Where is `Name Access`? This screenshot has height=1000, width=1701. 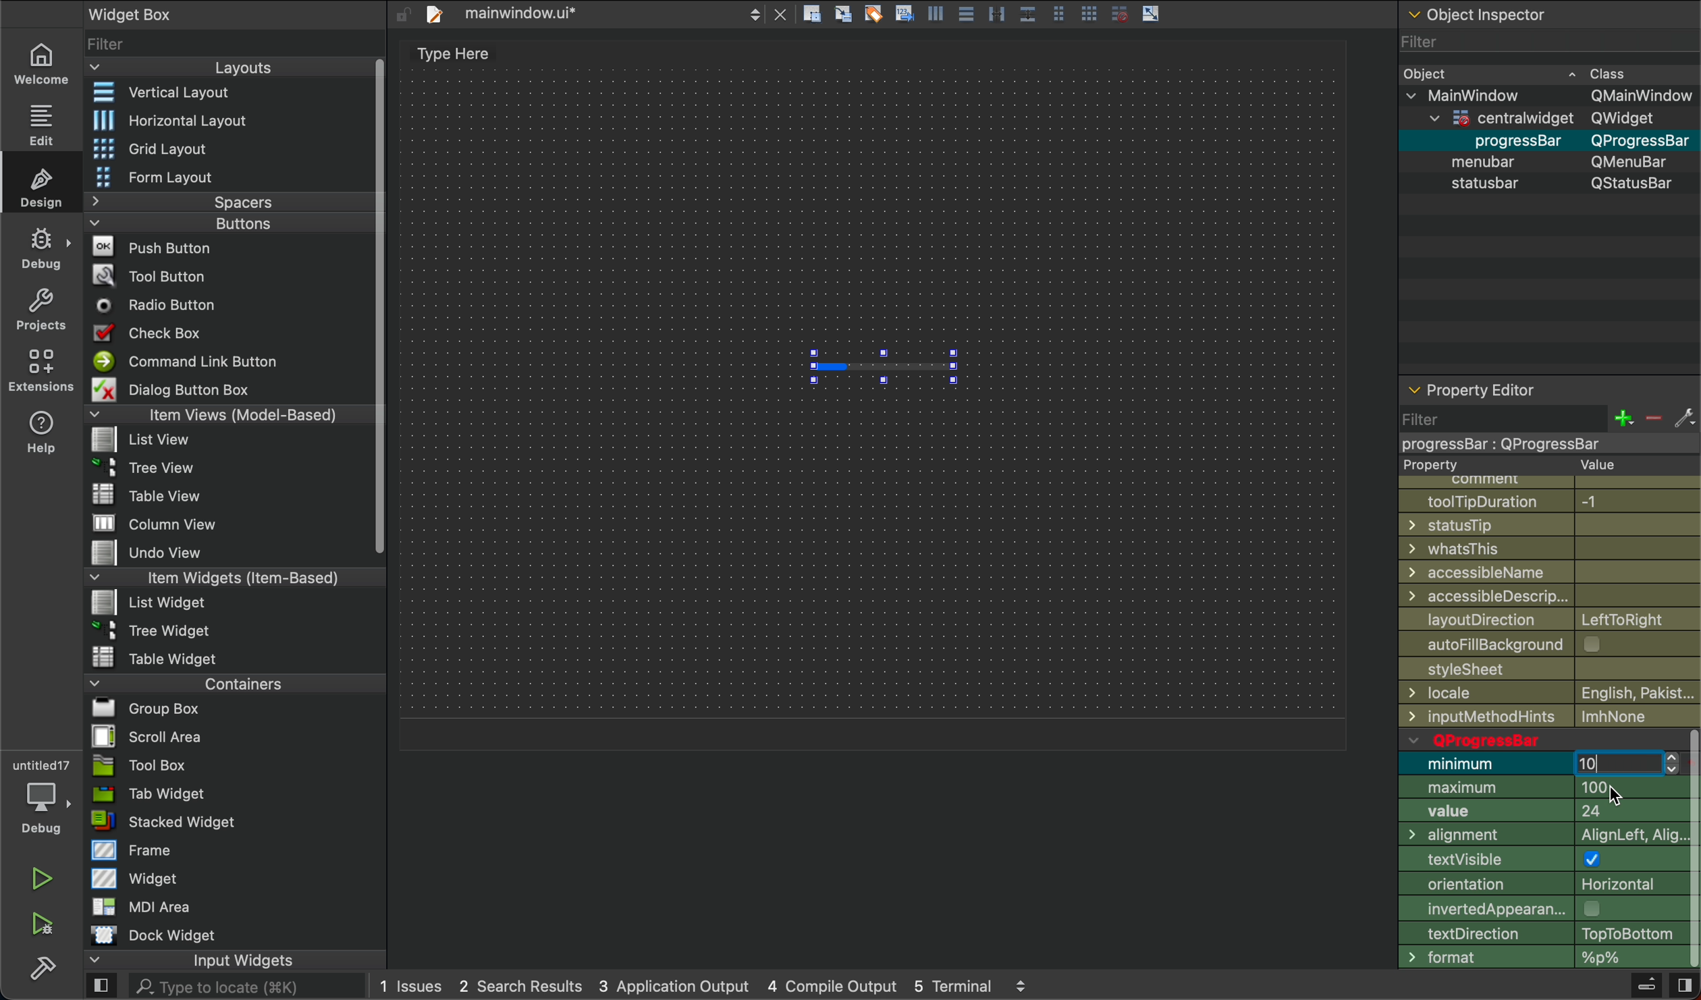
Name Access is located at coordinates (1549, 572).